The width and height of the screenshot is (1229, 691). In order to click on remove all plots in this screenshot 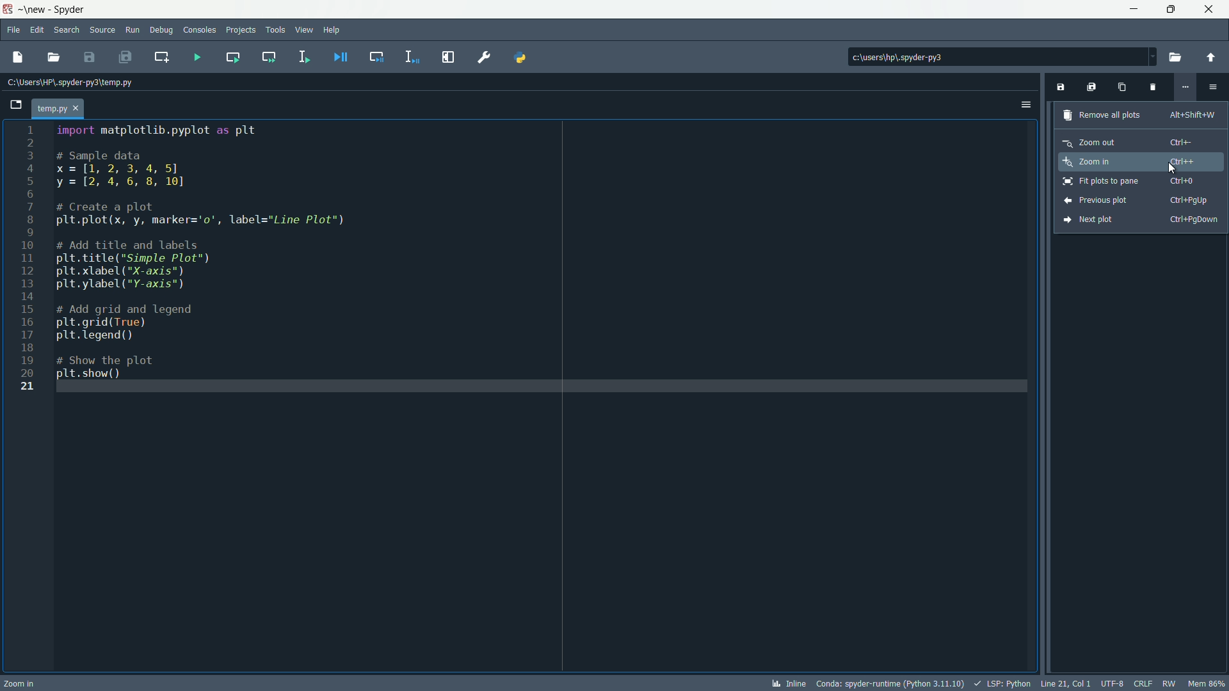, I will do `click(1139, 114)`.